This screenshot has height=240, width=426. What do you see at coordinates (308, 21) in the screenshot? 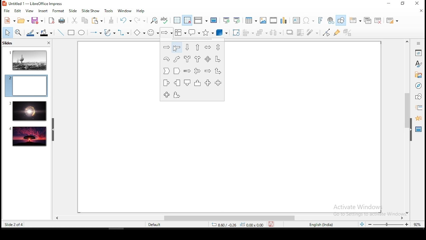
I see `special characters` at bounding box center [308, 21].